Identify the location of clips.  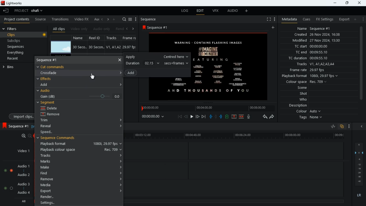
(25, 35).